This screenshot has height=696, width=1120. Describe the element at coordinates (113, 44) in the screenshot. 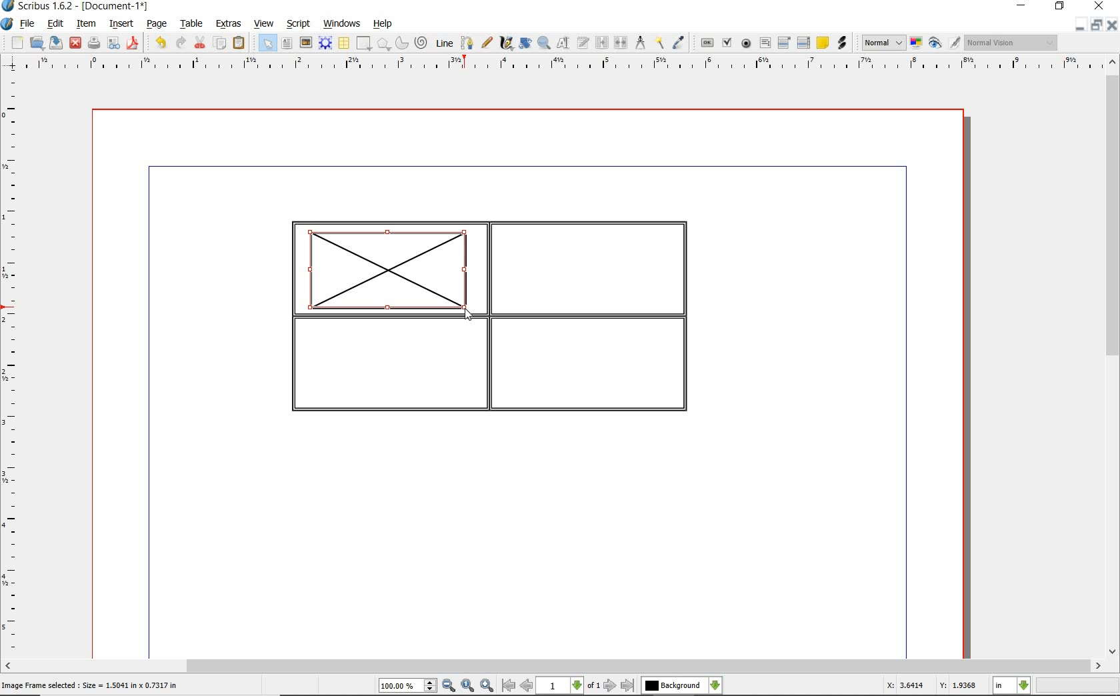

I see `preflight verifier` at that location.